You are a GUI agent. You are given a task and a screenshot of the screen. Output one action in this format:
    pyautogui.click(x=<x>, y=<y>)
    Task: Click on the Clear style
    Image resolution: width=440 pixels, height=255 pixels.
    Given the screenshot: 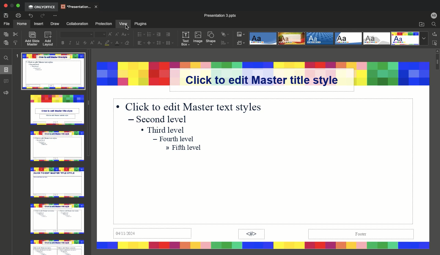 What is the action you would take?
    pyautogui.click(x=127, y=44)
    